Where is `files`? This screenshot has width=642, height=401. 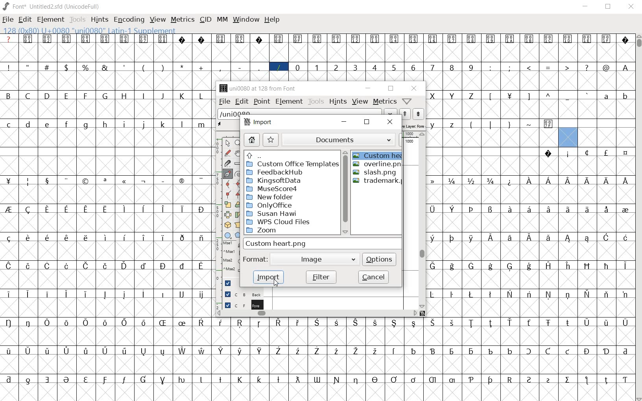
files is located at coordinates (377, 198).